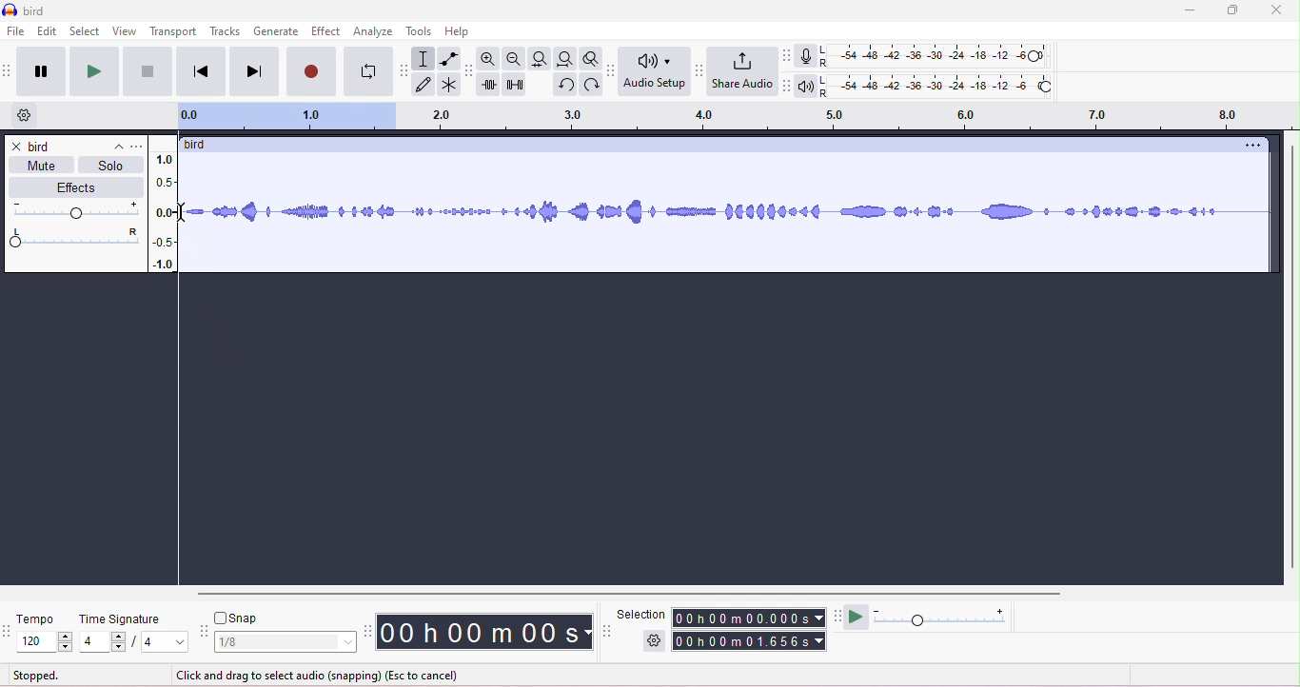  I want to click on draw, so click(424, 85).